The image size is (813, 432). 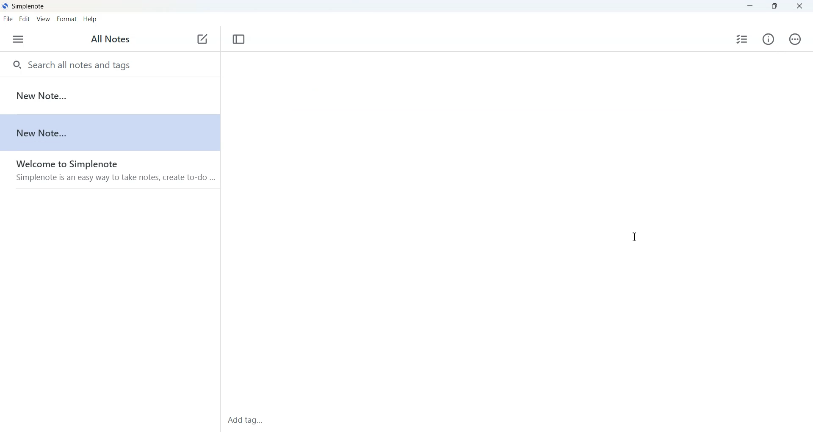 I want to click on Search all notes and tags, so click(x=110, y=64).